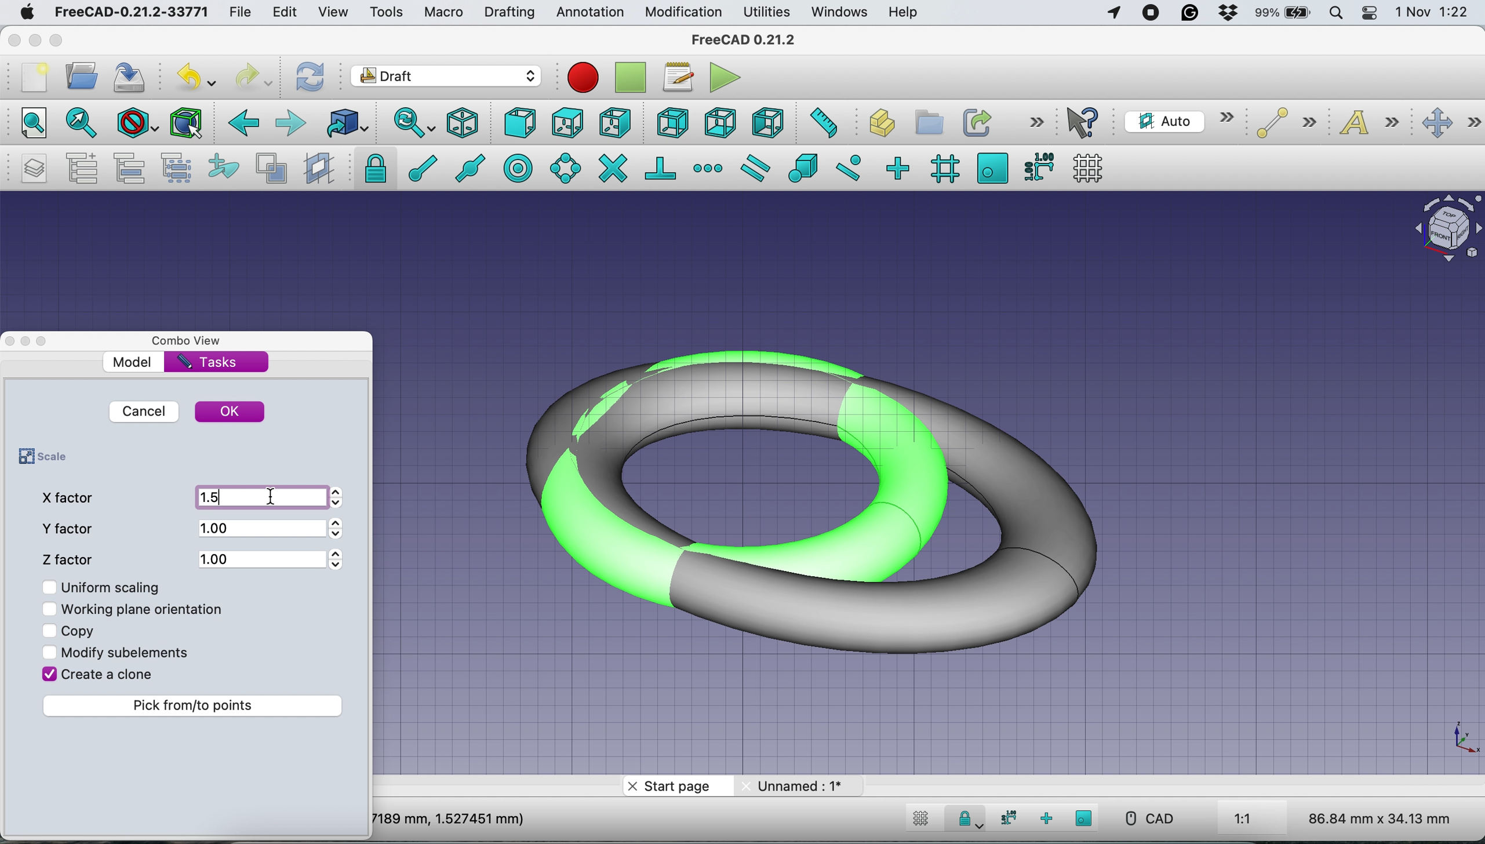 This screenshot has width=1485, height=844. Describe the element at coordinates (583, 78) in the screenshot. I see `Macro recording` at that location.